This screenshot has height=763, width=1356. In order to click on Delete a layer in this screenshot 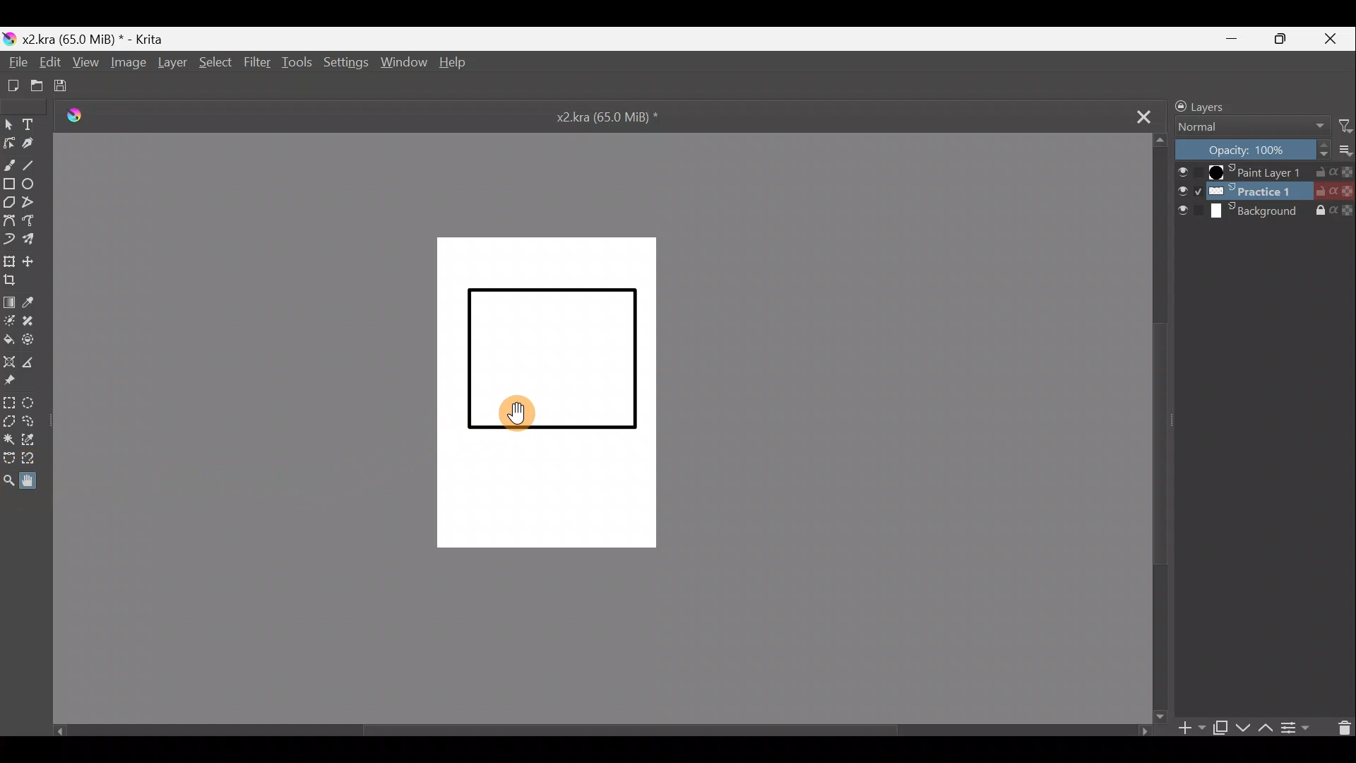, I will do `click(1340, 727)`.